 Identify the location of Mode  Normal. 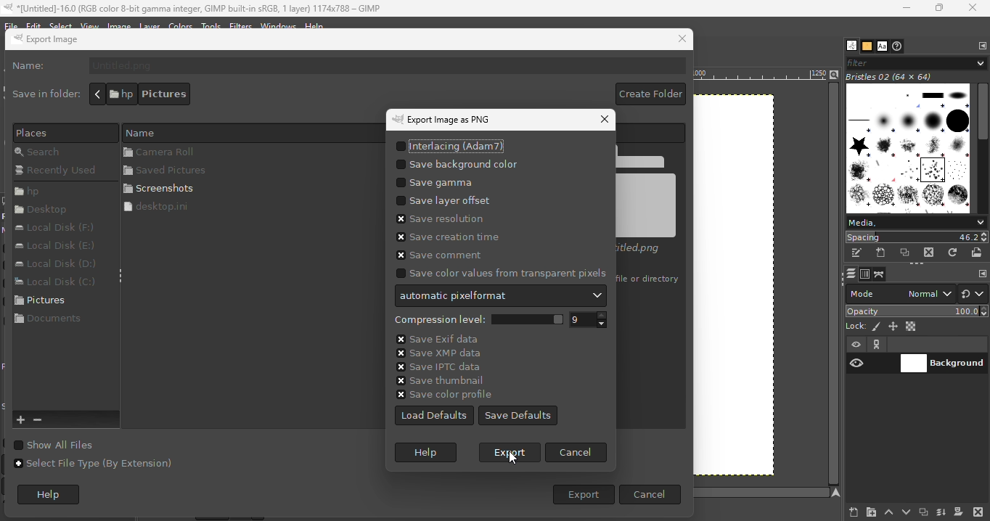
(900, 292).